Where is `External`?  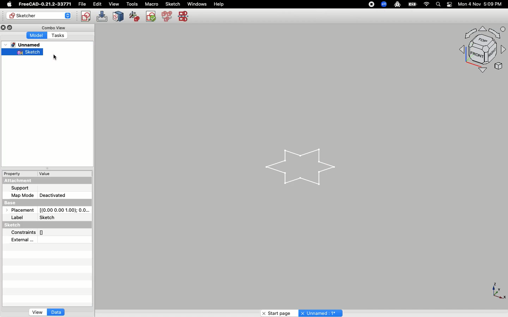
External is located at coordinates (24, 240).